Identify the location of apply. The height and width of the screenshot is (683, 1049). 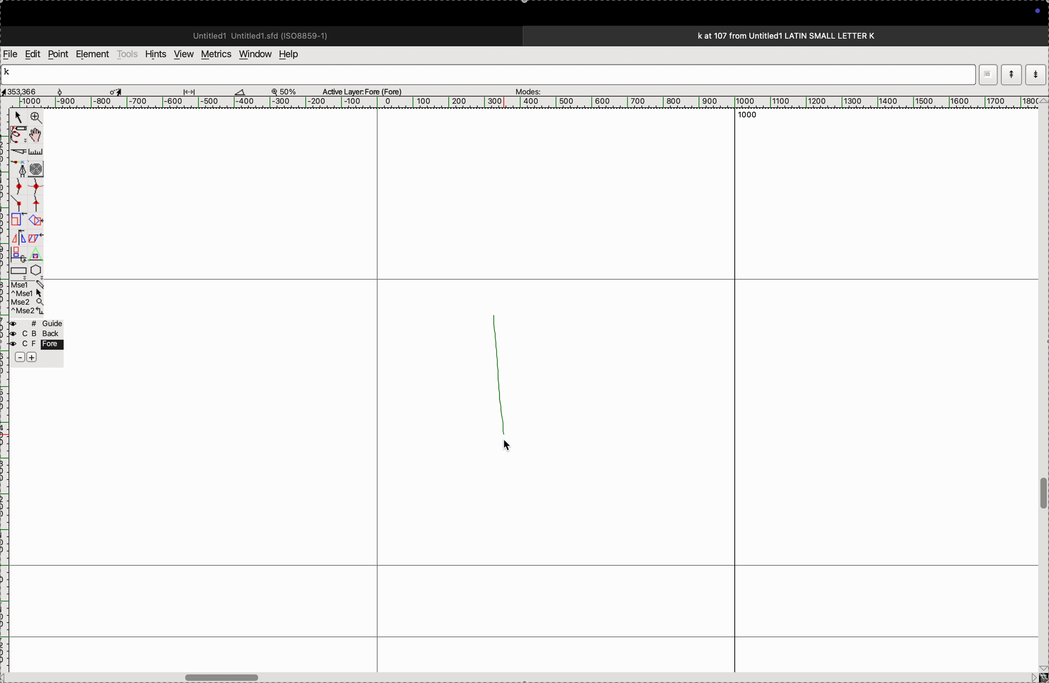
(36, 244).